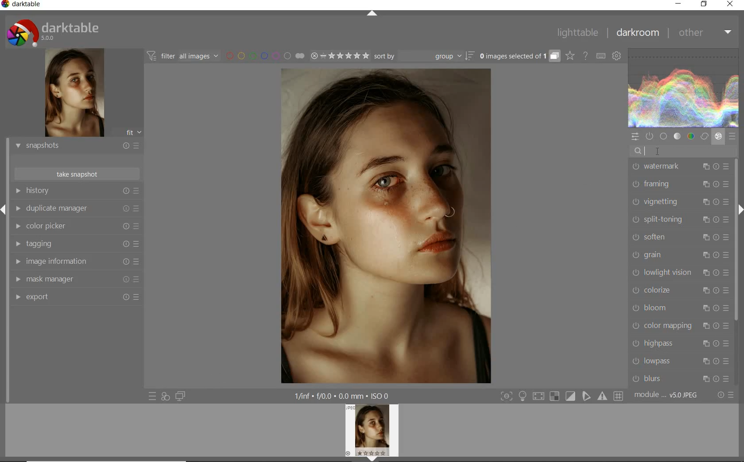  What do you see at coordinates (77, 227) in the screenshot?
I see `color picker` at bounding box center [77, 227].